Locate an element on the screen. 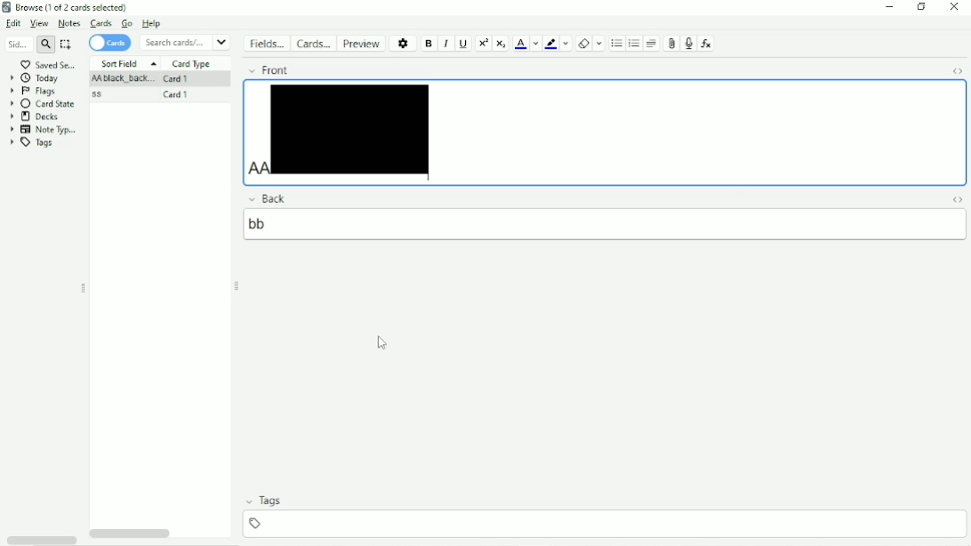 The image size is (971, 546). Card State is located at coordinates (43, 103).